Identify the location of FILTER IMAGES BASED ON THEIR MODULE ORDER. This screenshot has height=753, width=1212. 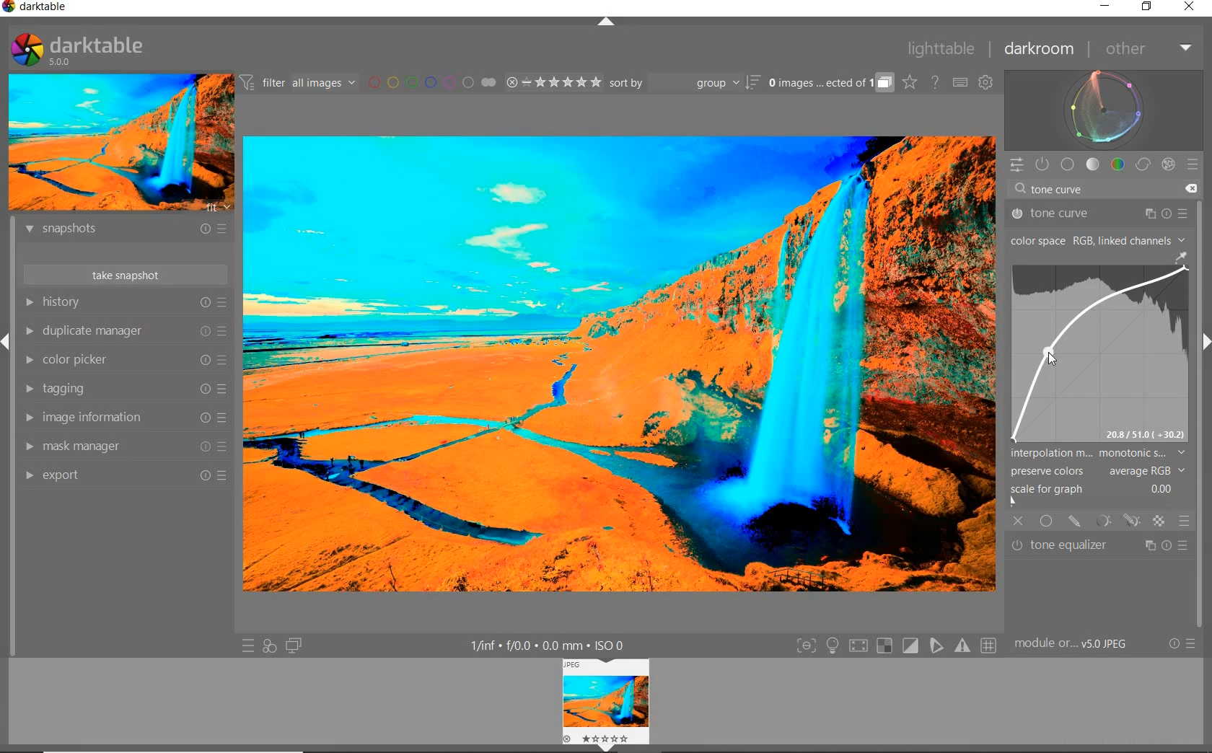
(298, 83).